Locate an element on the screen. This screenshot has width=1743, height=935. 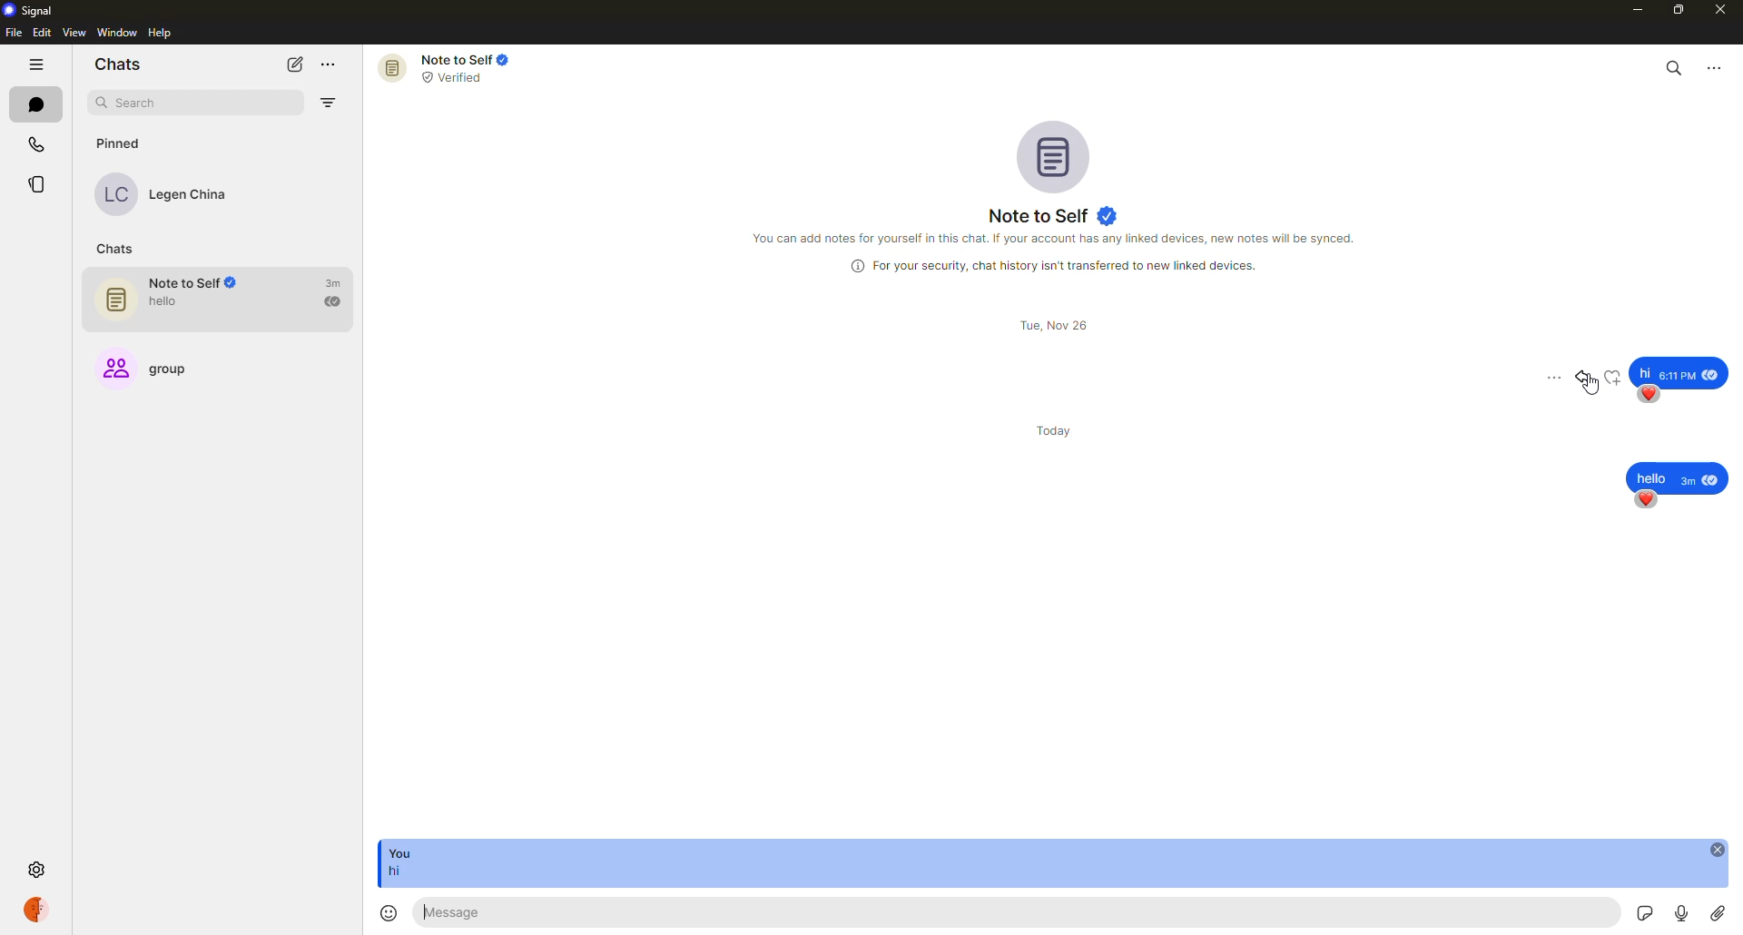
contact is located at coordinates (174, 194).